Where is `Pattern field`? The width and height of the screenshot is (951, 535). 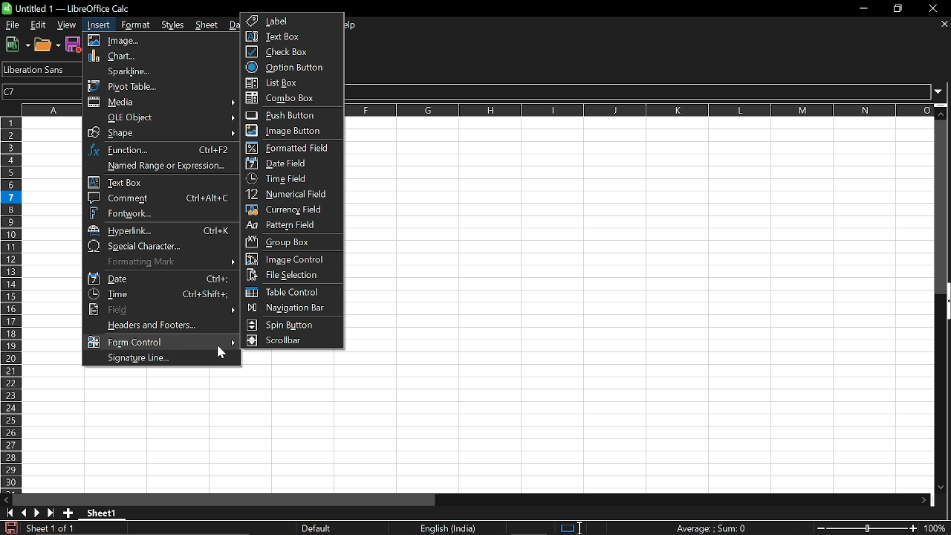 Pattern field is located at coordinates (292, 226).